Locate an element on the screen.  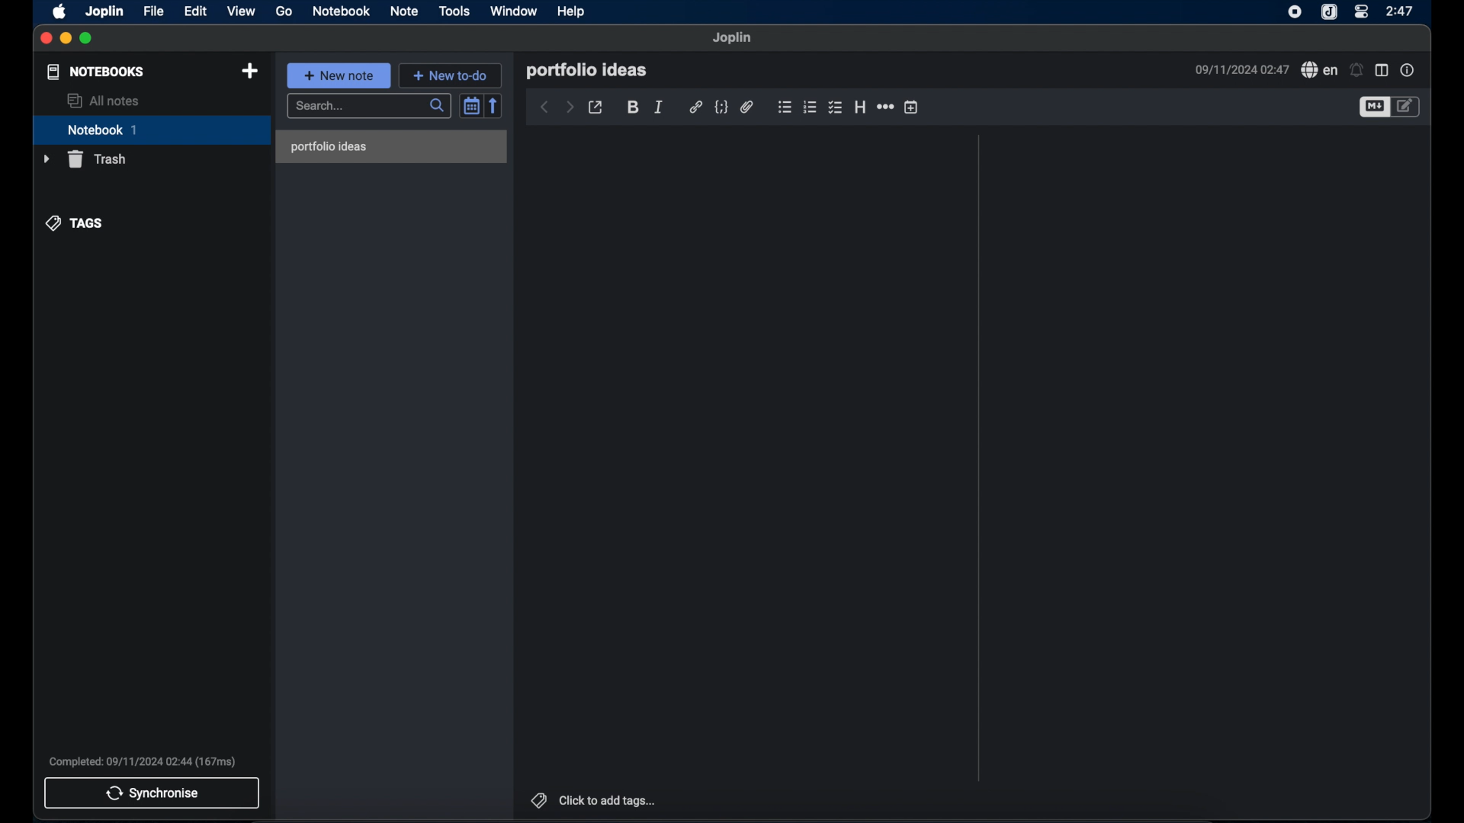
minimize is located at coordinates (66, 39).